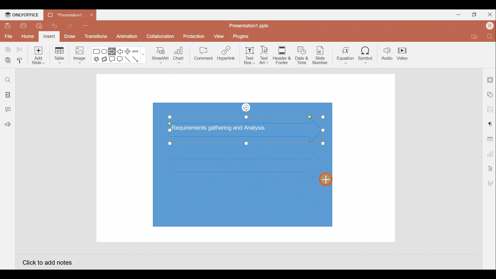 The width and height of the screenshot is (496, 279). I want to click on Quick print, so click(37, 26).